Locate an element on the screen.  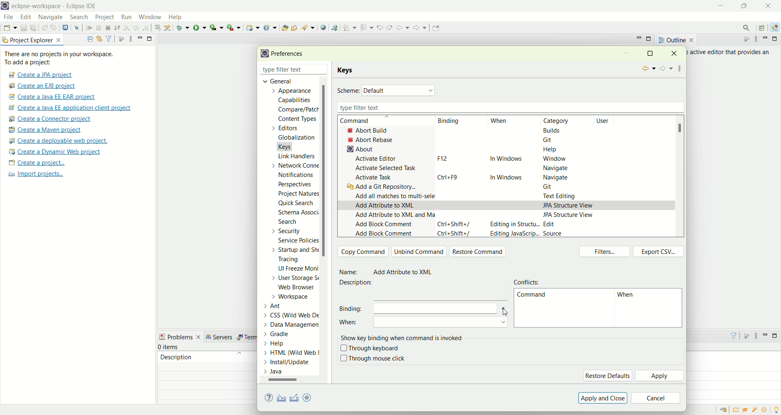
description is located at coordinates (176, 356).